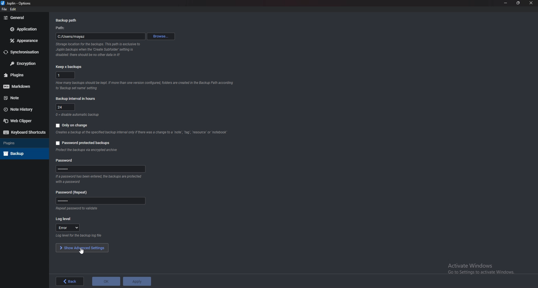 The image size is (538, 288). What do you see at coordinates (484, 267) in the screenshot?
I see `activate windows` at bounding box center [484, 267].